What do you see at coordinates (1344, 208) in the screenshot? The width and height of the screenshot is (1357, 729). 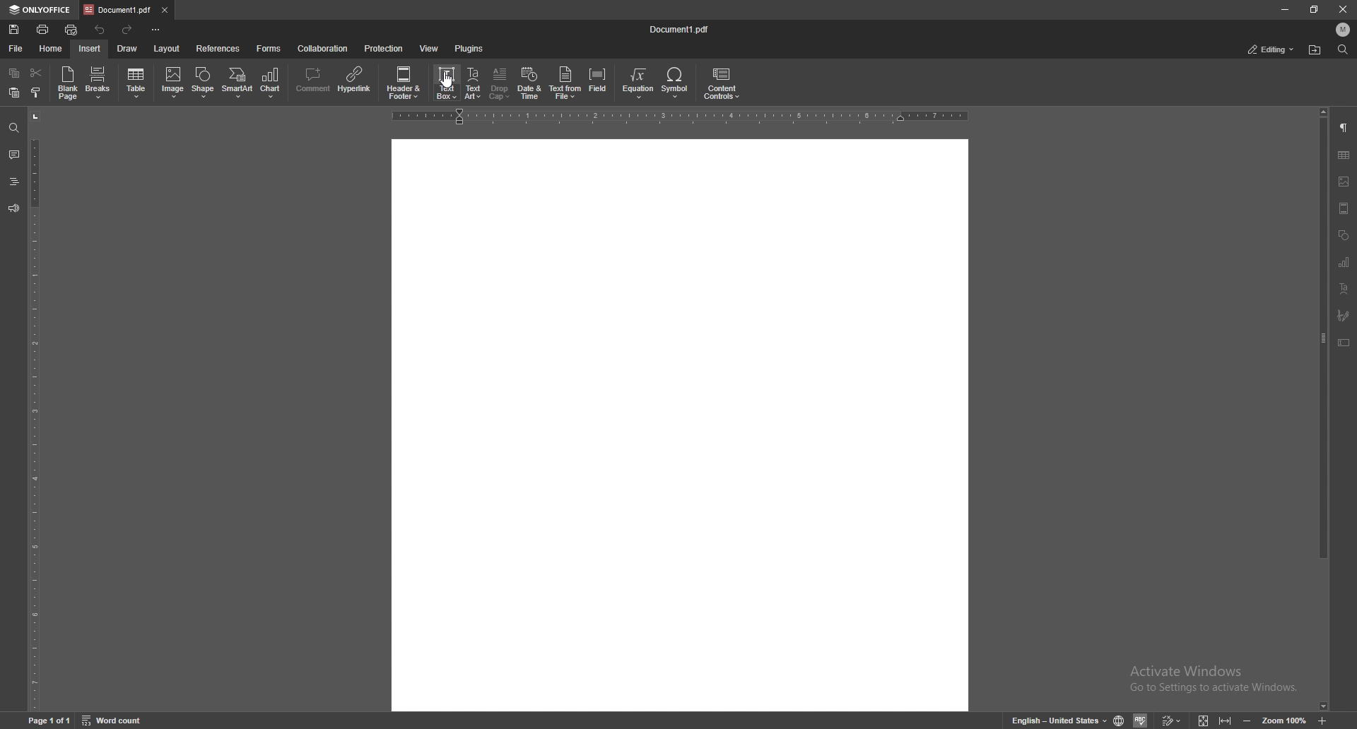 I see `header and footer` at bounding box center [1344, 208].